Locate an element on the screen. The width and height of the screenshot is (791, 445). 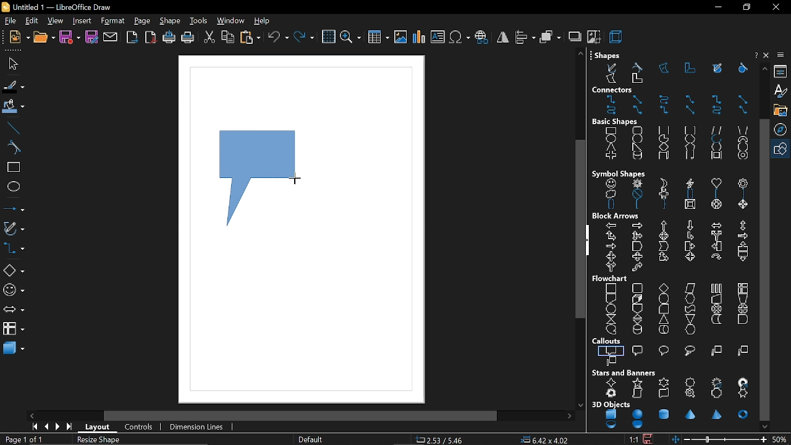
isosceles triangle is located at coordinates (611, 148).